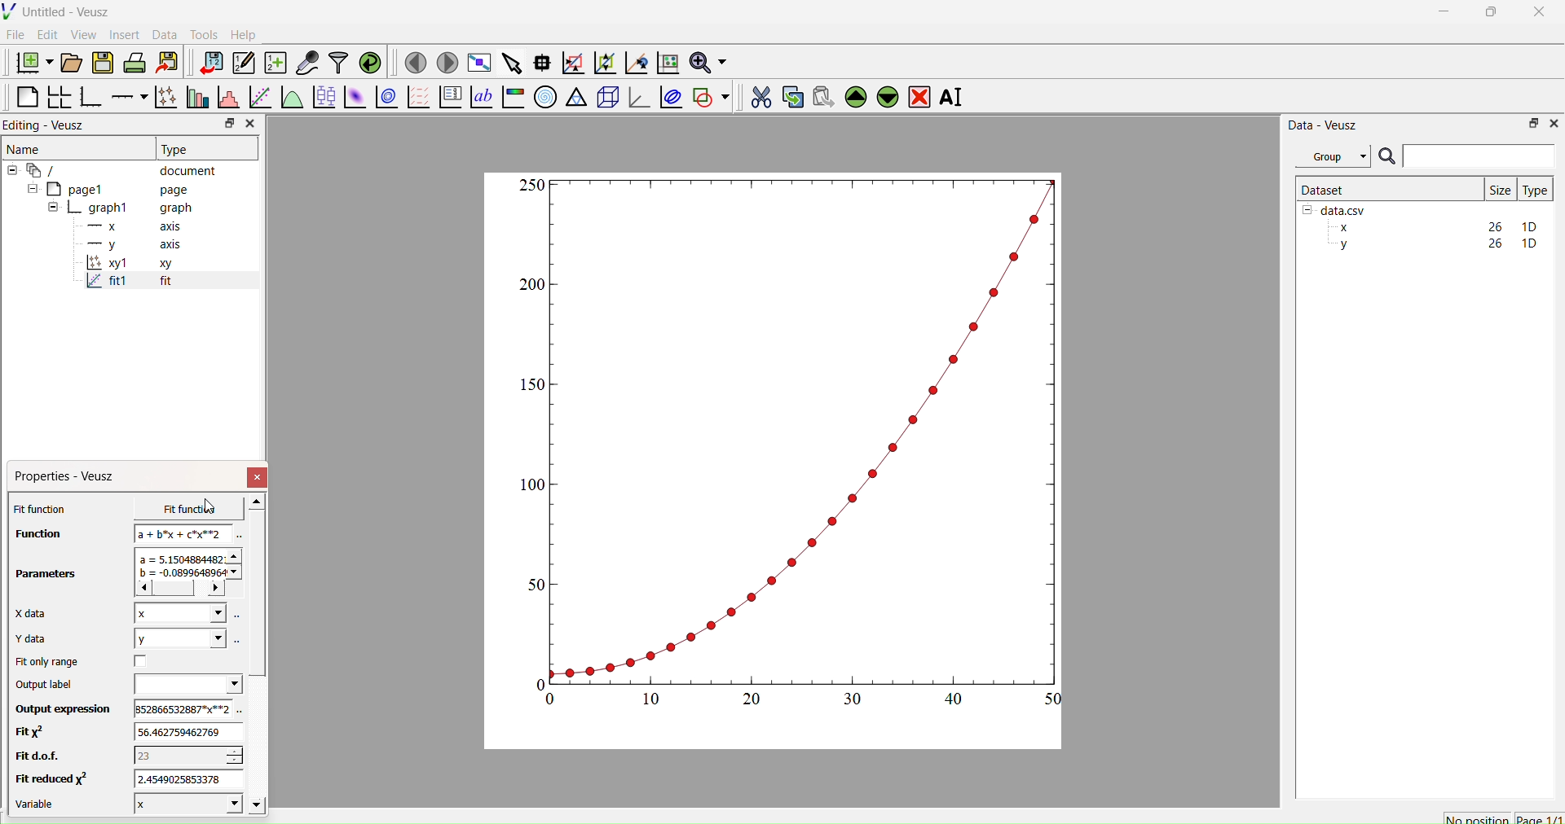  What do you see at coordinates (241, 63) in the screenshot?
I see `Edit or enter new dataset` at bounding box center [241, 63].